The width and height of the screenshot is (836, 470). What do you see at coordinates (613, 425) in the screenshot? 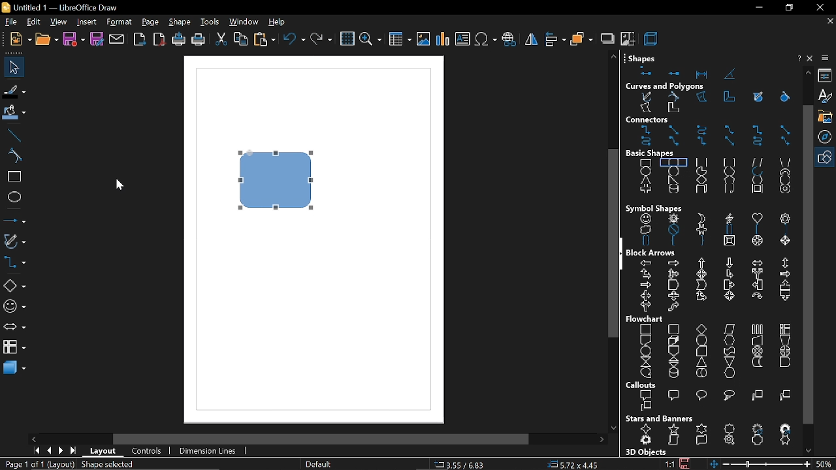
I see `scroll down` at bounding box center [613, 425].